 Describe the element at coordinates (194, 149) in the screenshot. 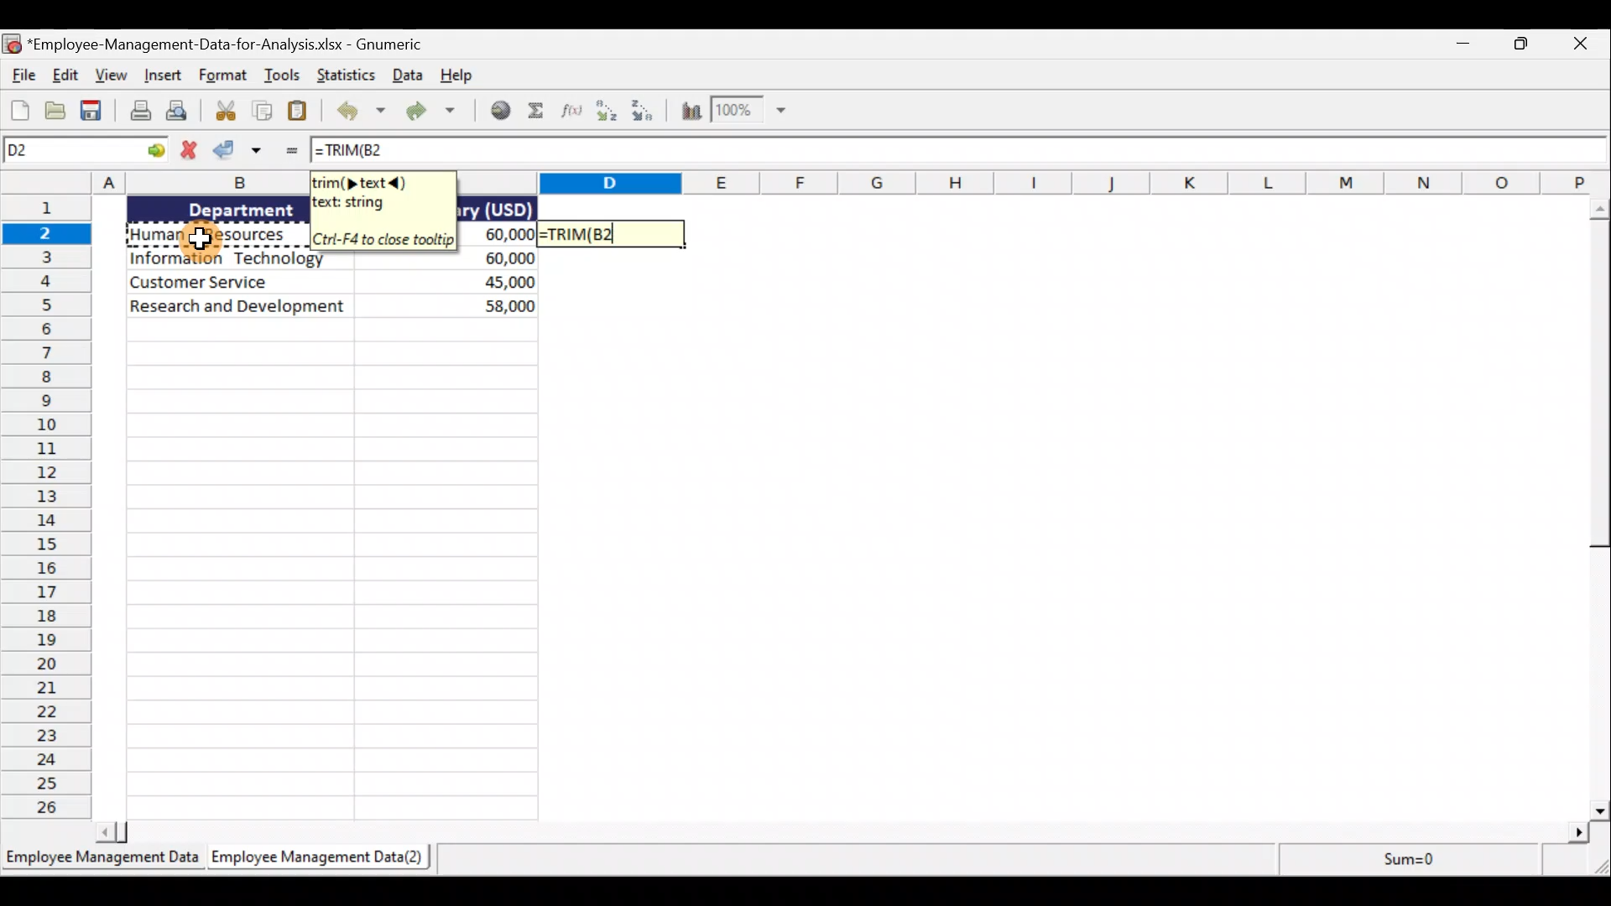

I see `Cancel change` at that location.